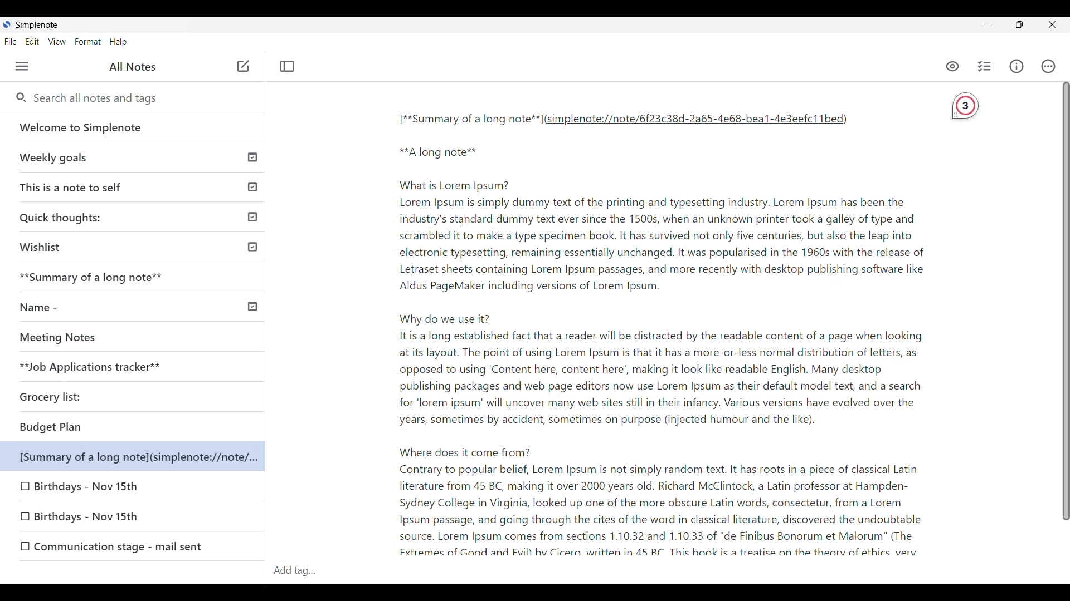 This screenshot has width=1070, height=601. Describe the element at coordinates (57, 42) in the screenshot. I see `View` at that location.